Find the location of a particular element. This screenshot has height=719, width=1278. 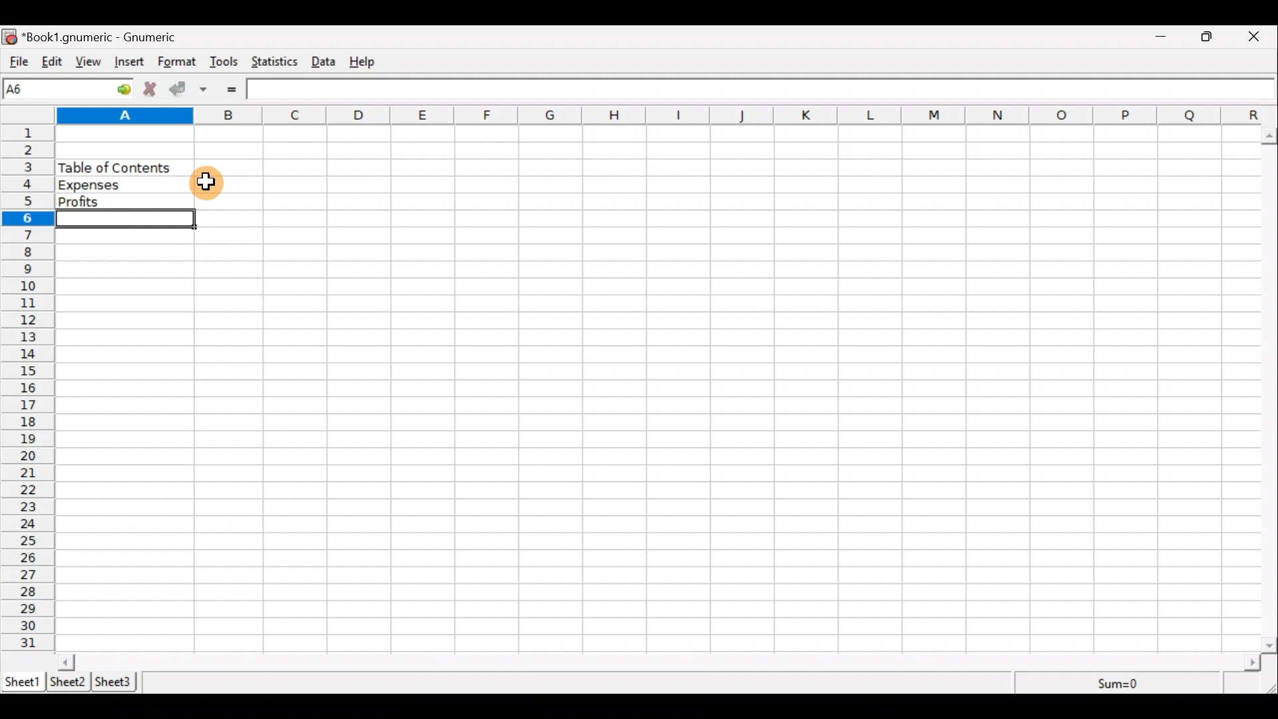

Cells is located at coordinates (747, 387).